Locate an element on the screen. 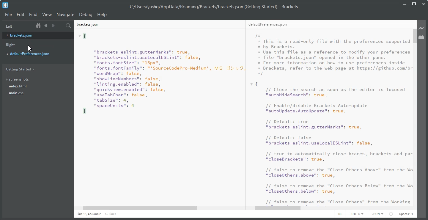  Text is located at coordinates (157, 117).